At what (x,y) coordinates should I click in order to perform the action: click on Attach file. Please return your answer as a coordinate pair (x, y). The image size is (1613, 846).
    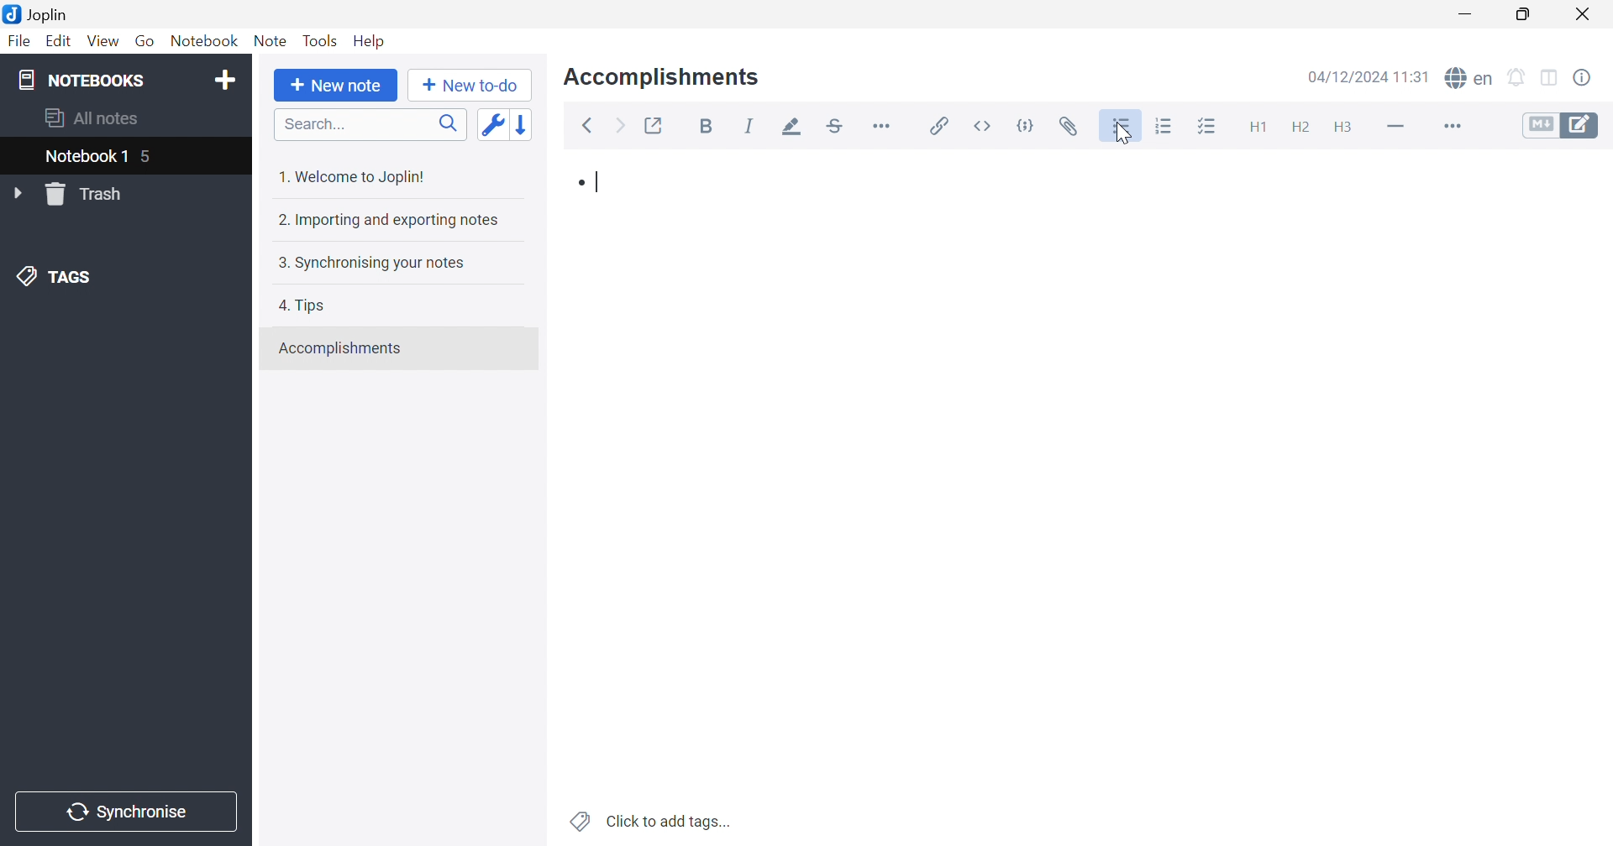
    Looking at the image, I should click on (1071, 126).